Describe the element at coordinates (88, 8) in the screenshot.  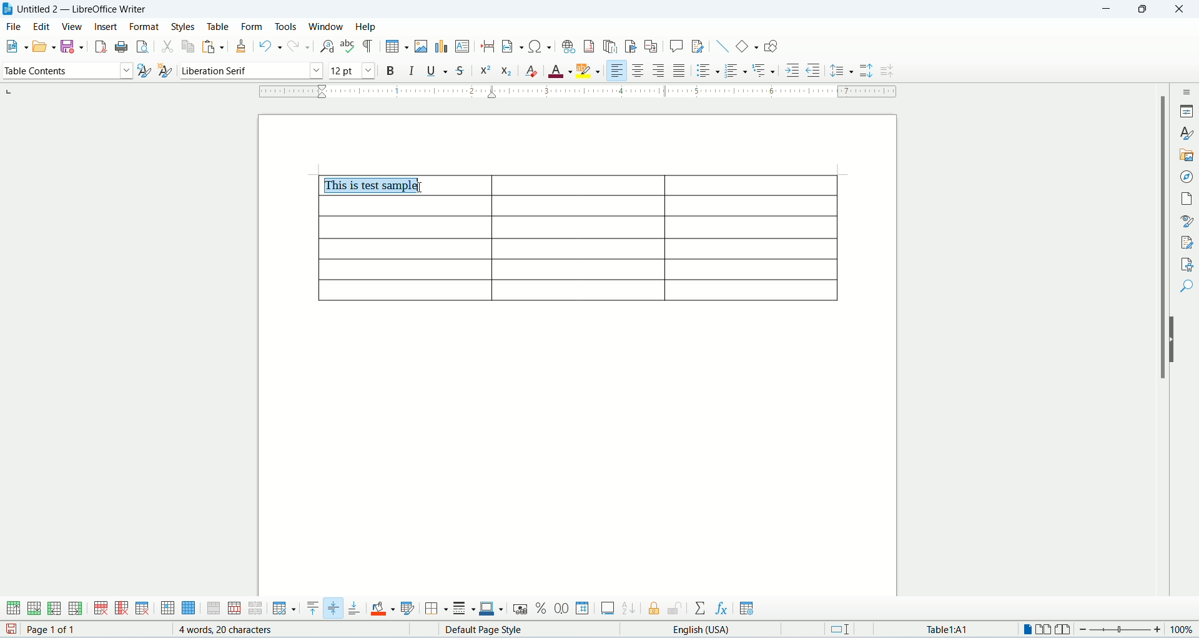
I see `document name` at that location.